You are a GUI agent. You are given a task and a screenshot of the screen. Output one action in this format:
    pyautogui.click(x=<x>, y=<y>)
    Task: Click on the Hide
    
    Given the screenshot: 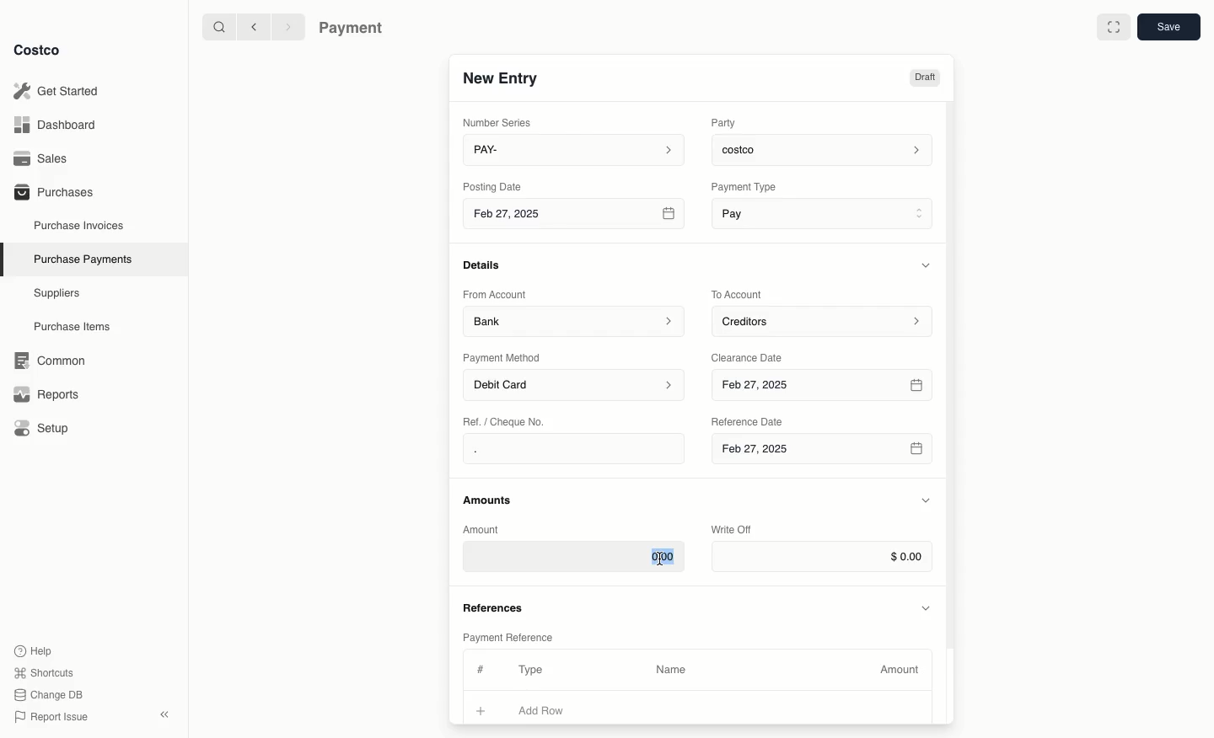 What is the action you would take?
    pyautogui.click(x=927, y=607)
    